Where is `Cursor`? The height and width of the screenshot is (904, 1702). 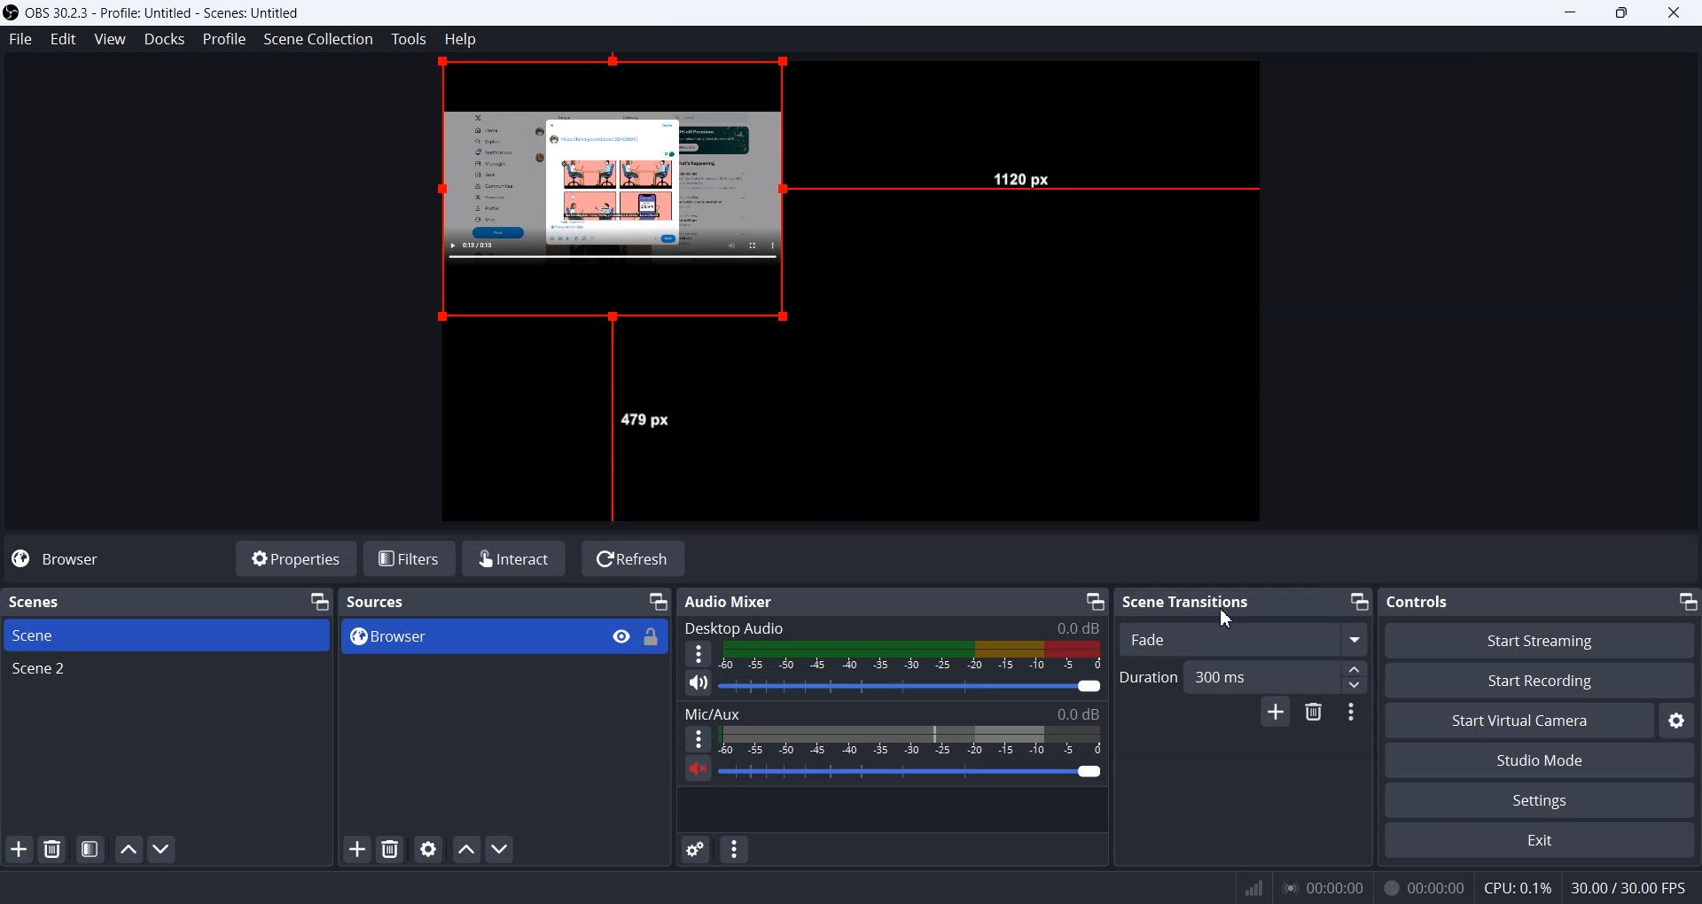
Cursor is located at coordinates (1228, 615).